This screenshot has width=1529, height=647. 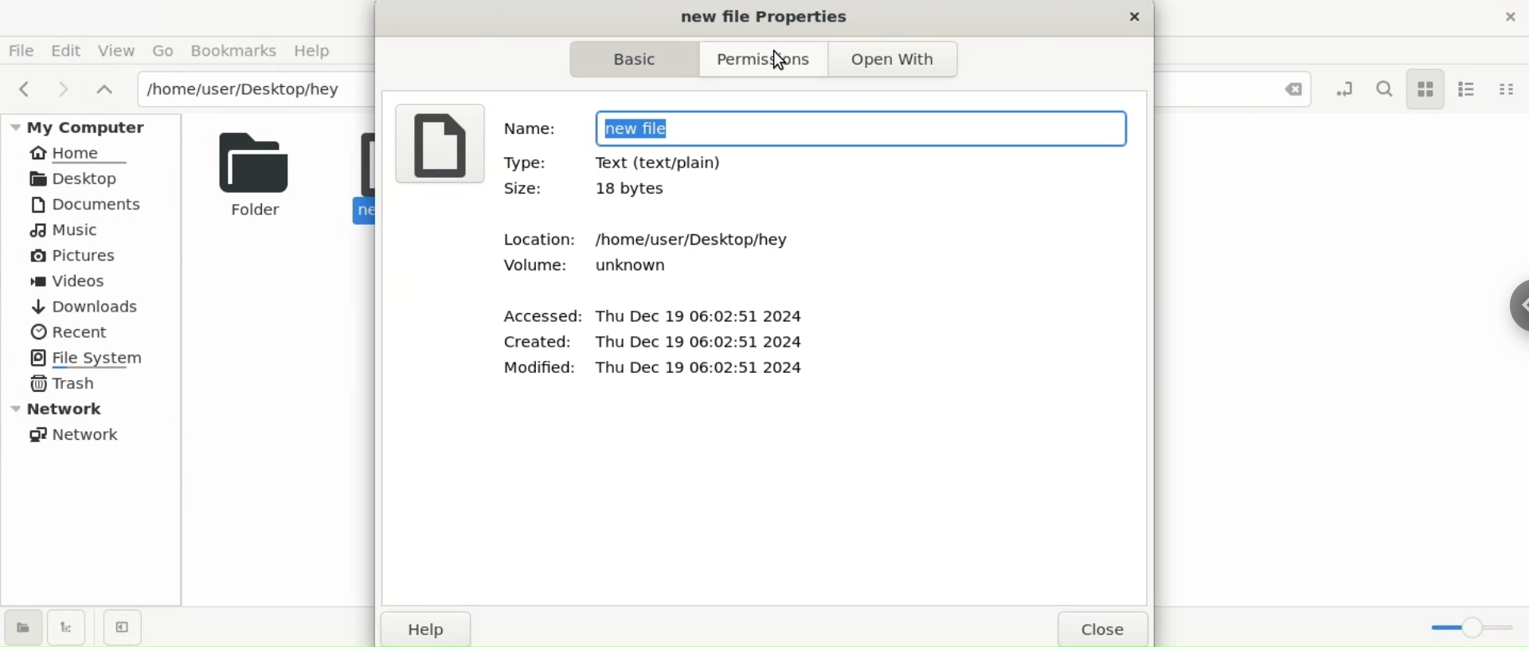 What do you see at coordinates (22, 49) in the screenshot?
I see `File` at bounding box center [22, 49].